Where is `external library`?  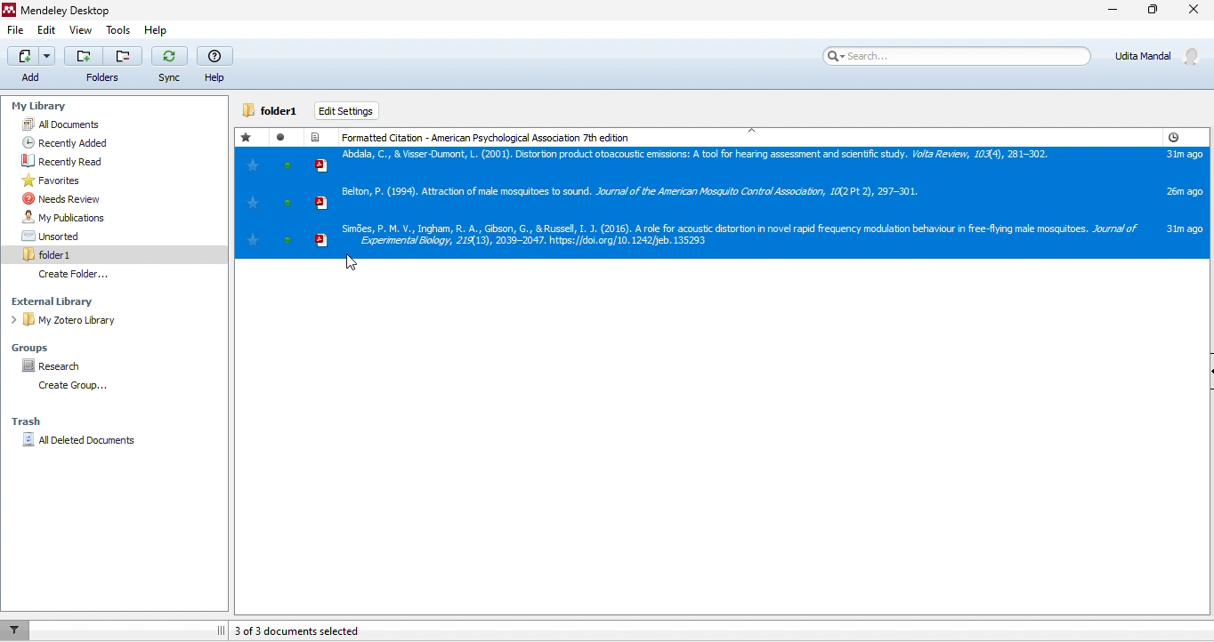
external library is located at coordinates (79, 301).